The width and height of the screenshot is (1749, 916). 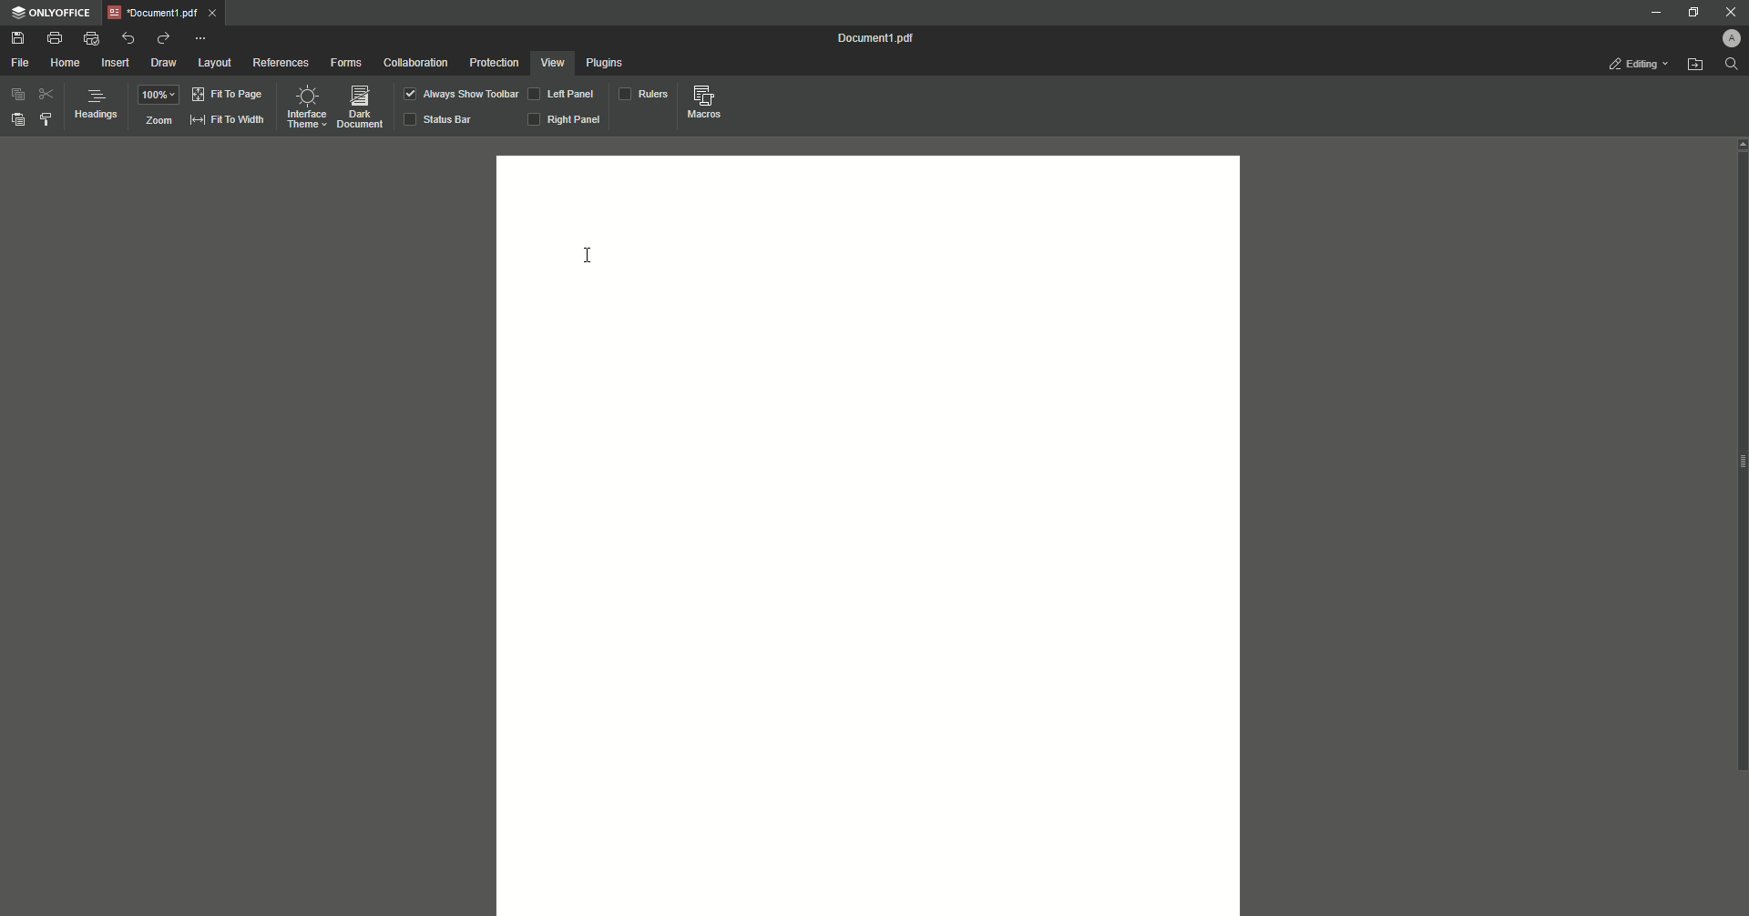 I want to click on Draw, so click(x=165, y=63).